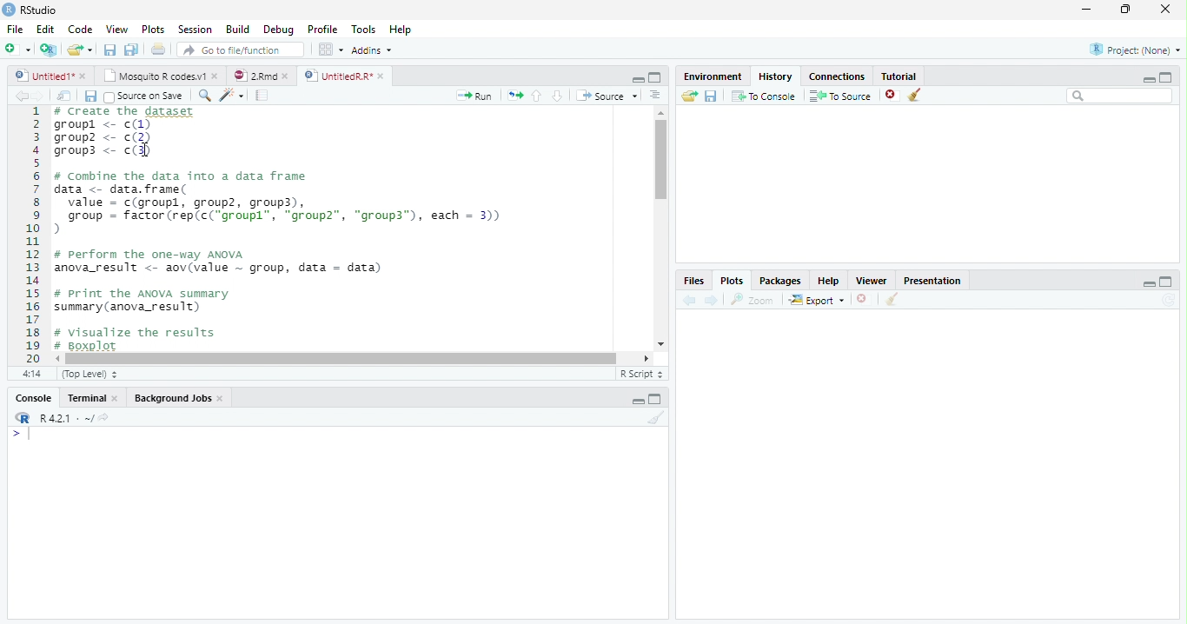 The image size is (1187, 624). What do you see at coordinates (241, 30) in the screenshot?
I see `Build` at bounding box center [241, 30].